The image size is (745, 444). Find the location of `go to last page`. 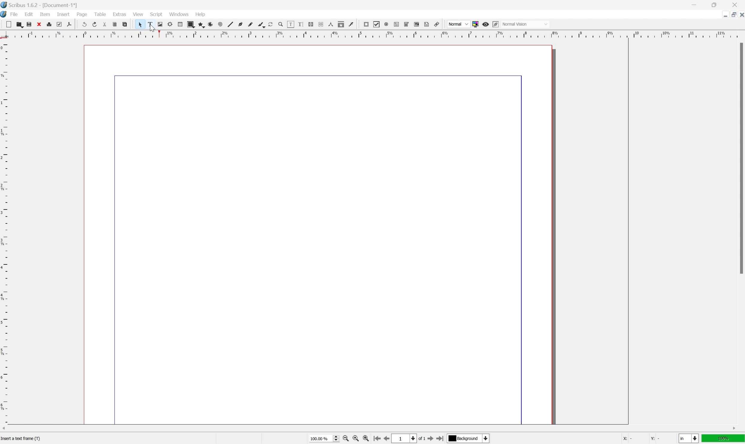

go to last page is located at coordinates (442, 440).